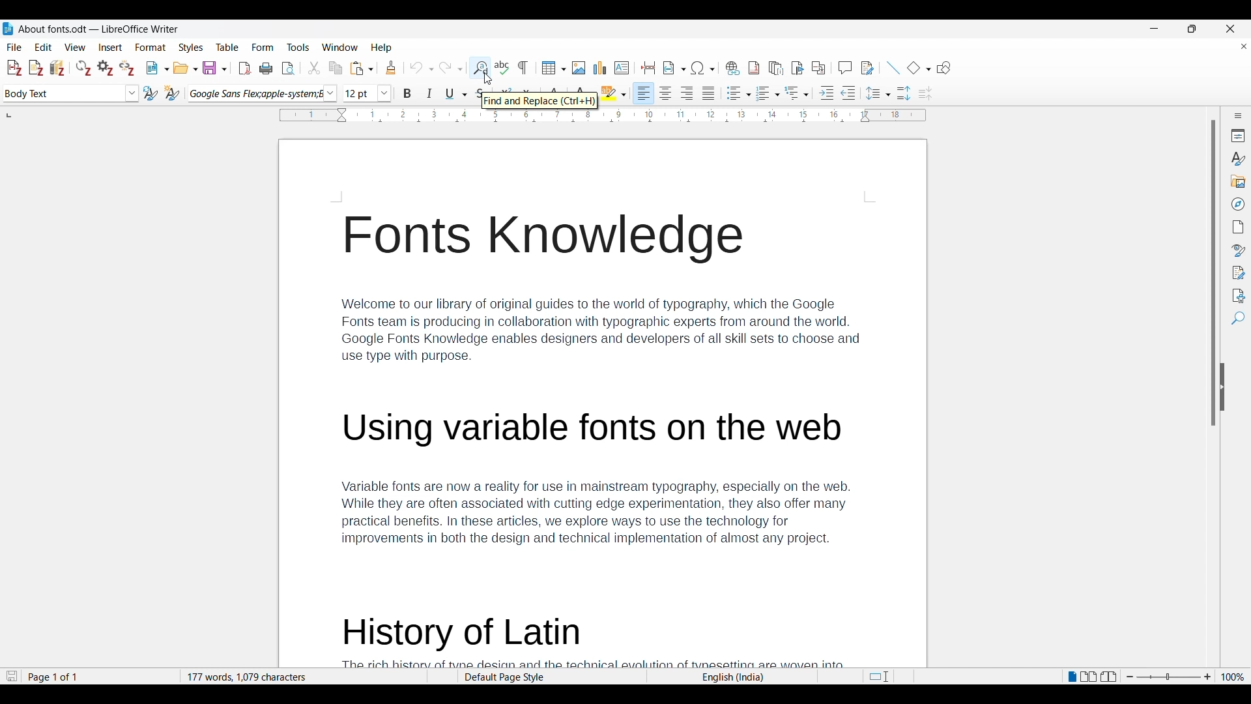  I want to click on Format menu, so click(151, 47).